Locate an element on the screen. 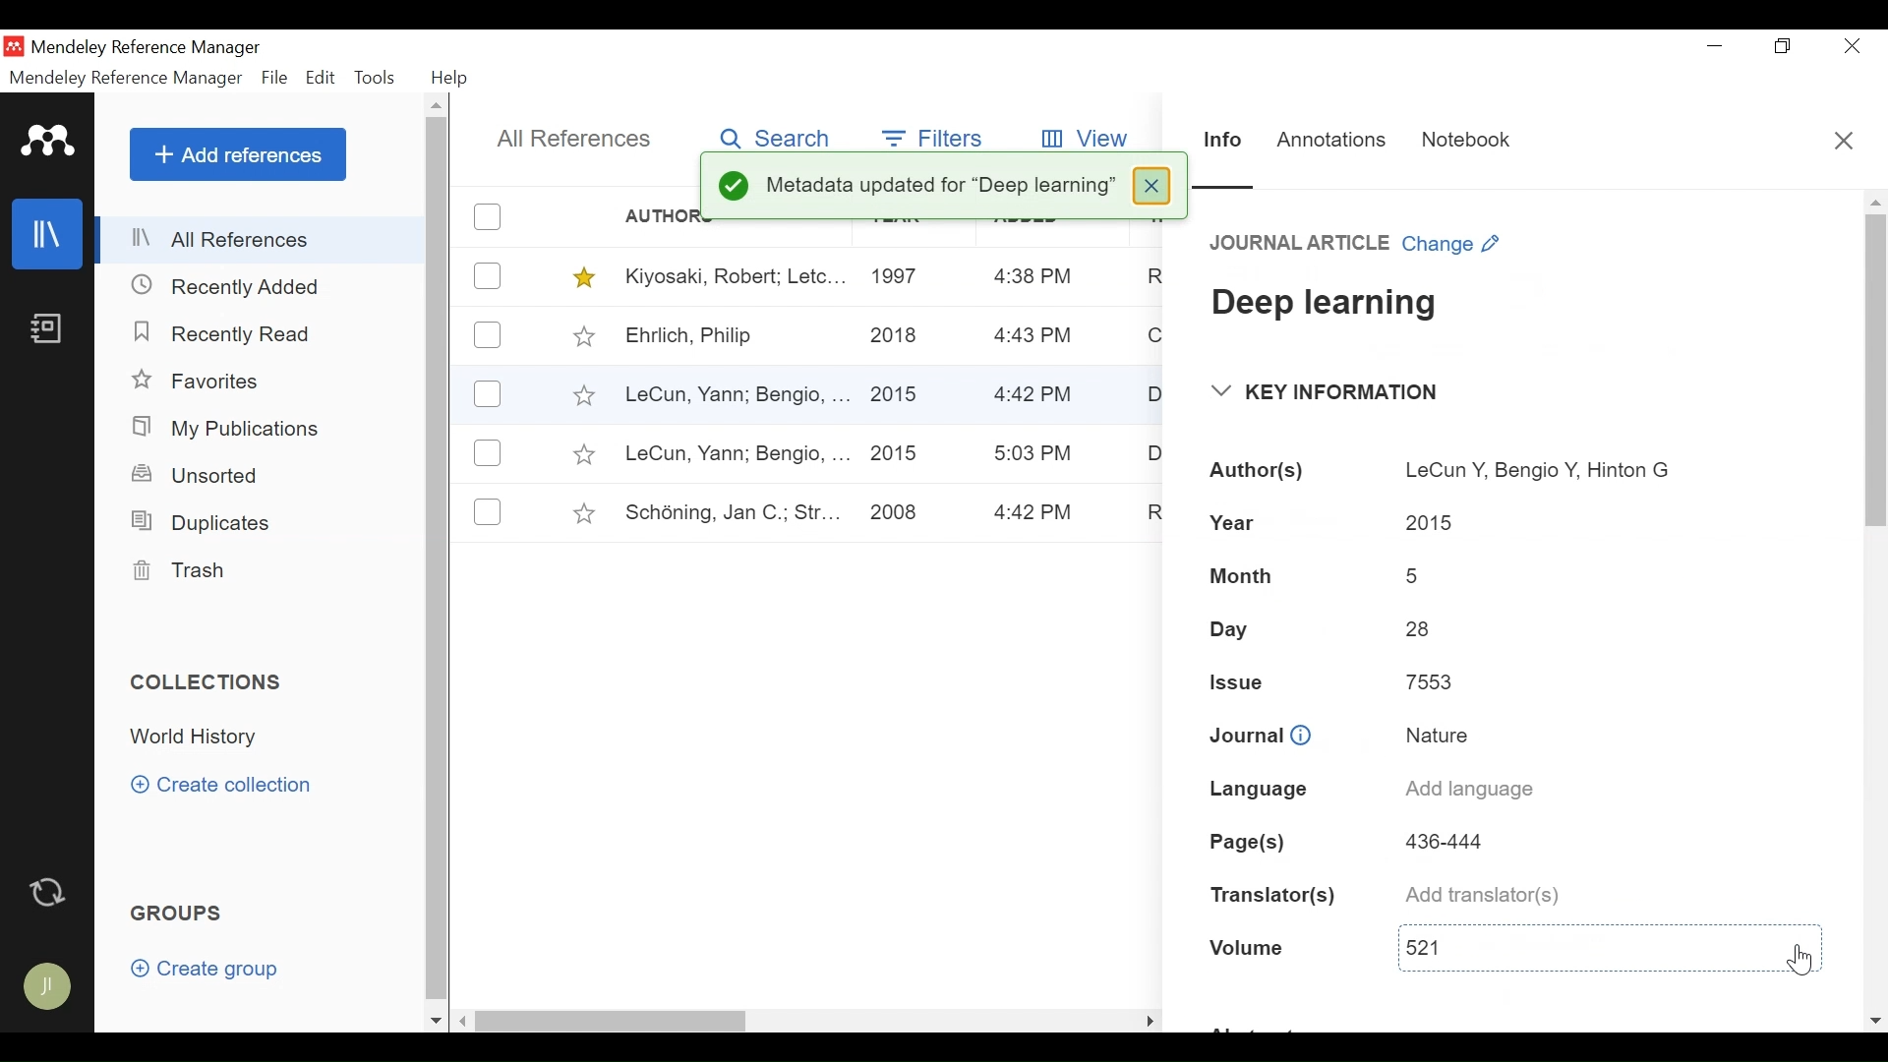  Time is located at coordinates (1035, 513).